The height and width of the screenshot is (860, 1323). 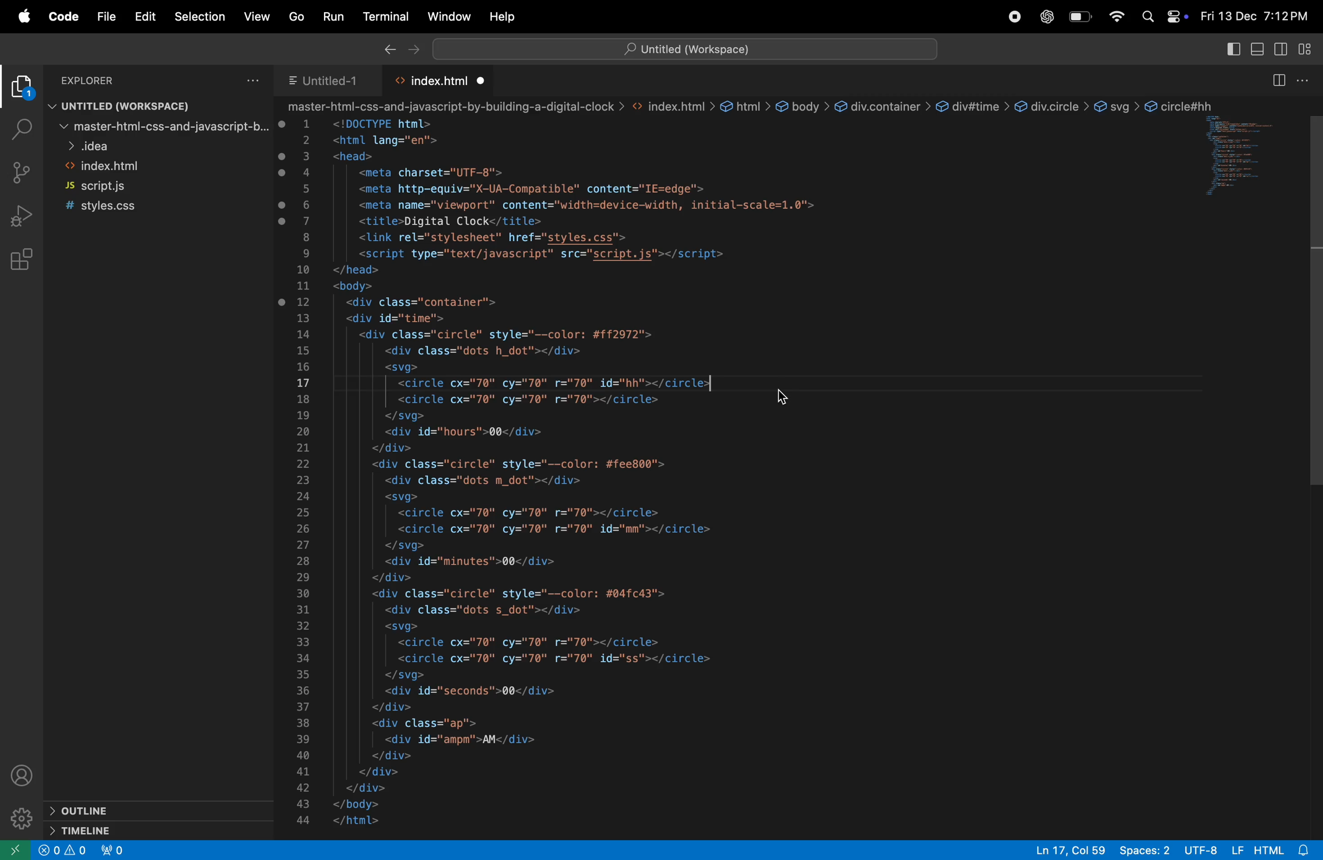 What do you see at coordinates (304, 473) in the screenshot?
I see `Line Number` at bounding box center [304, 473].